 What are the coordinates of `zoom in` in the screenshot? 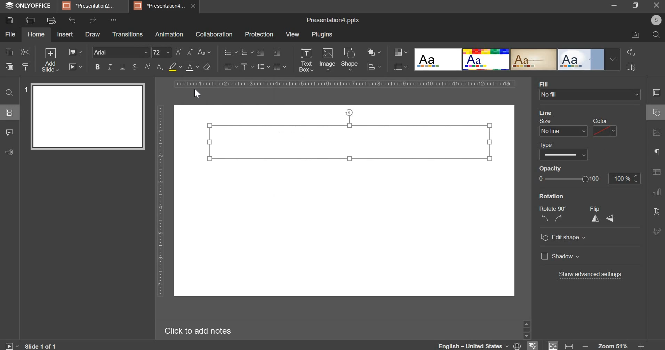 It's located at (639, 344).